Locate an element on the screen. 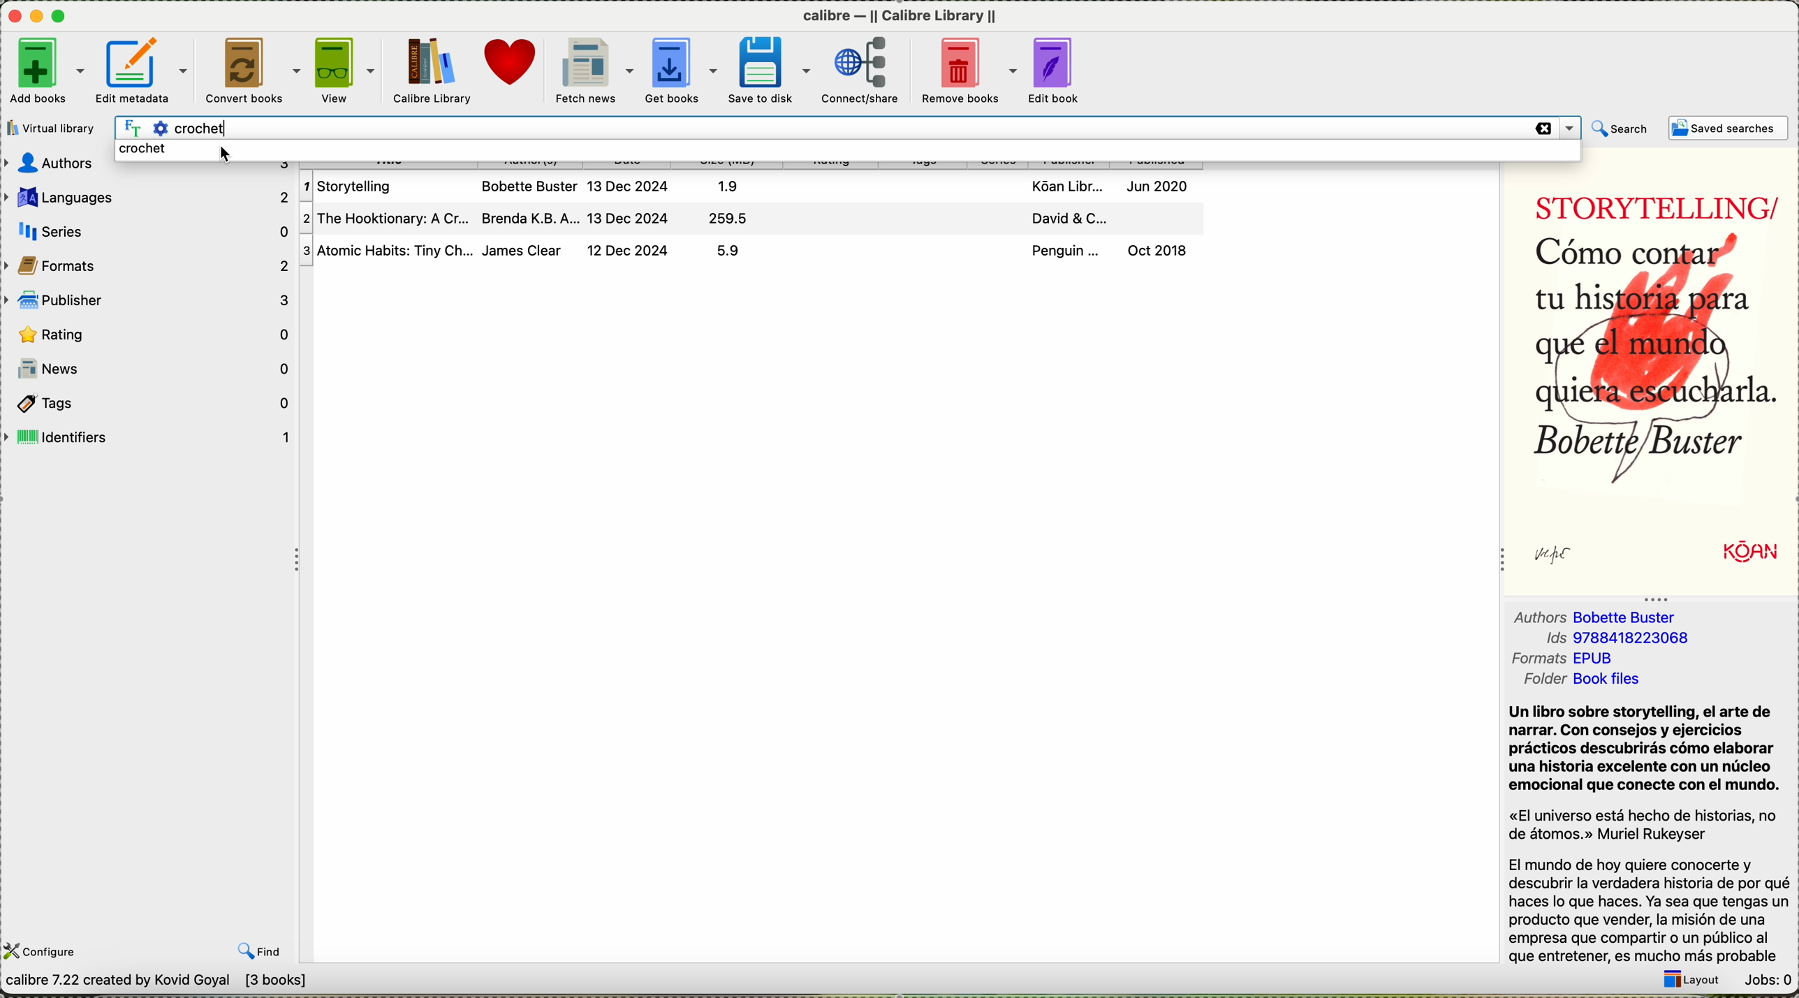 The height and width of the screenshot is (998, 1799). EPUB is located at coordinates (1601, 659).